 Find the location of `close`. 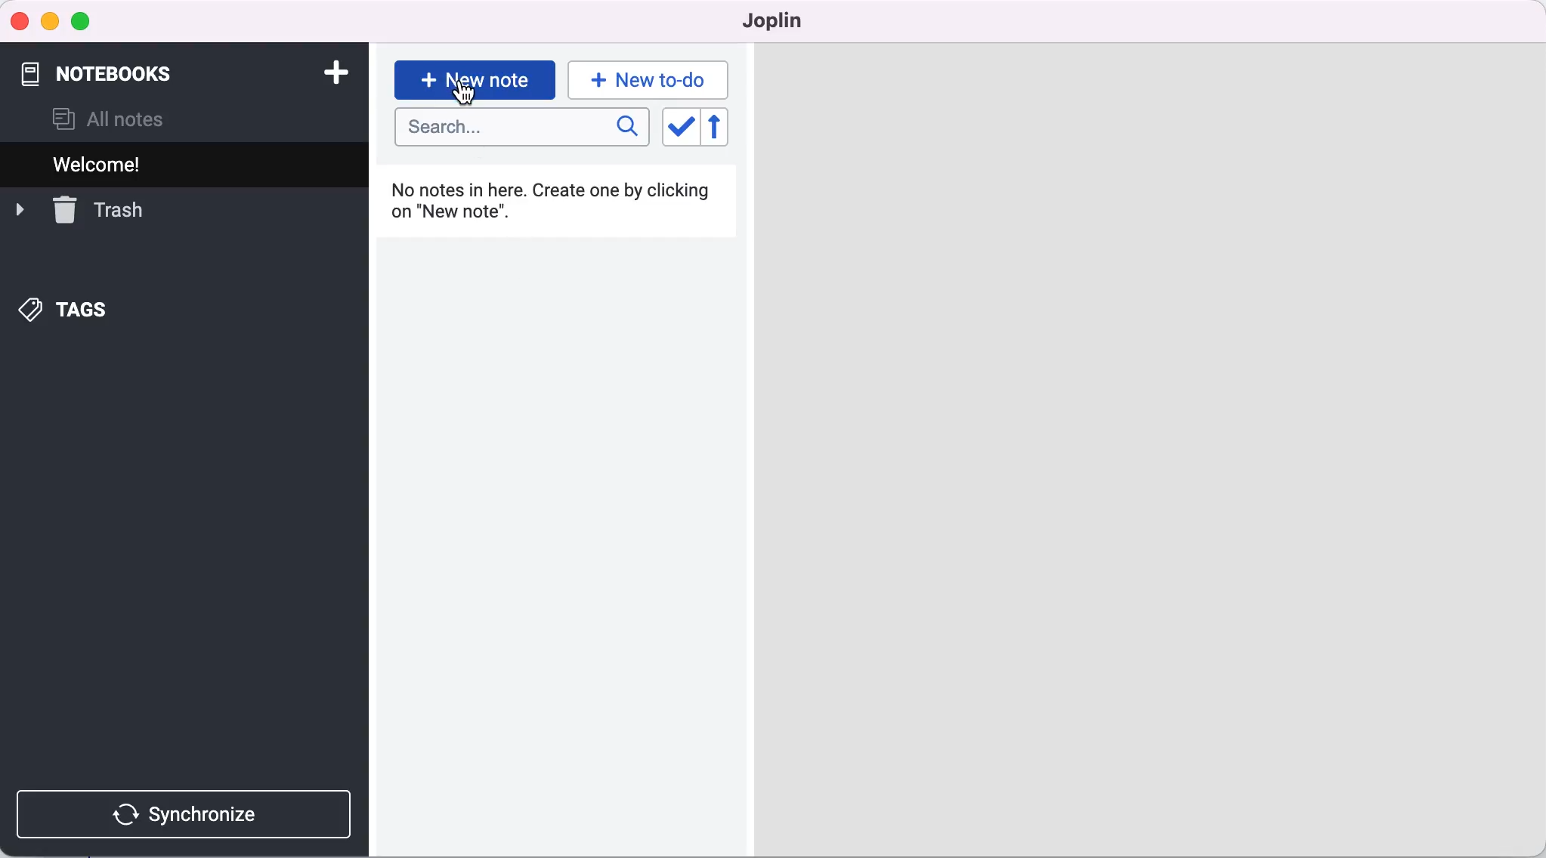

close is located at coordinates (20, 20).